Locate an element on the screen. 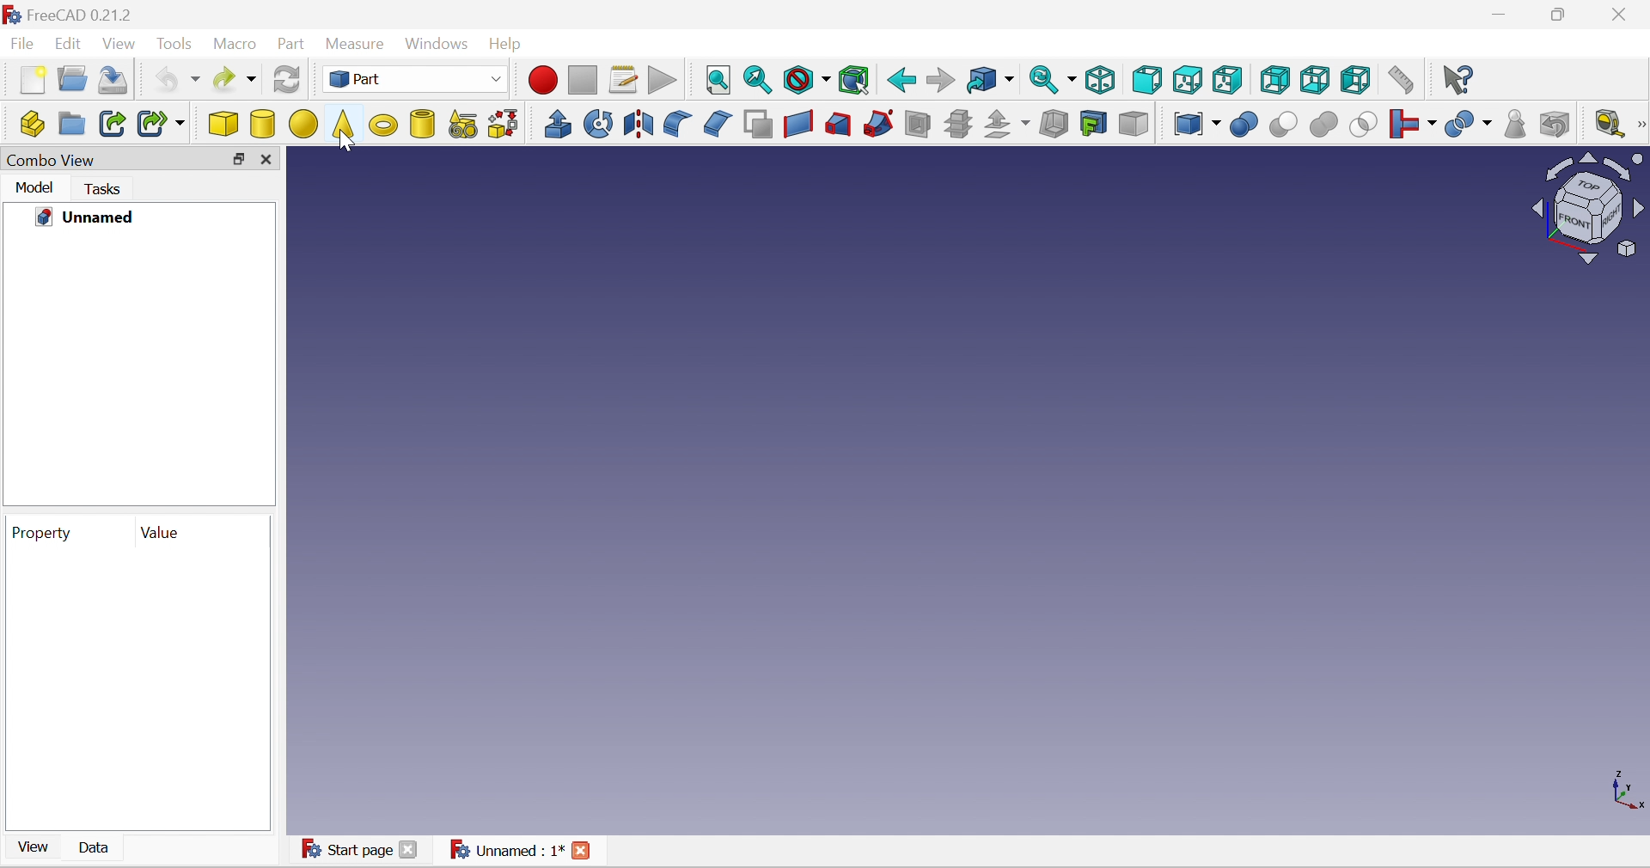 Image resolution: width=1650 pixels, height=868 pixels. Revolve is located at coordinates (599, 124).